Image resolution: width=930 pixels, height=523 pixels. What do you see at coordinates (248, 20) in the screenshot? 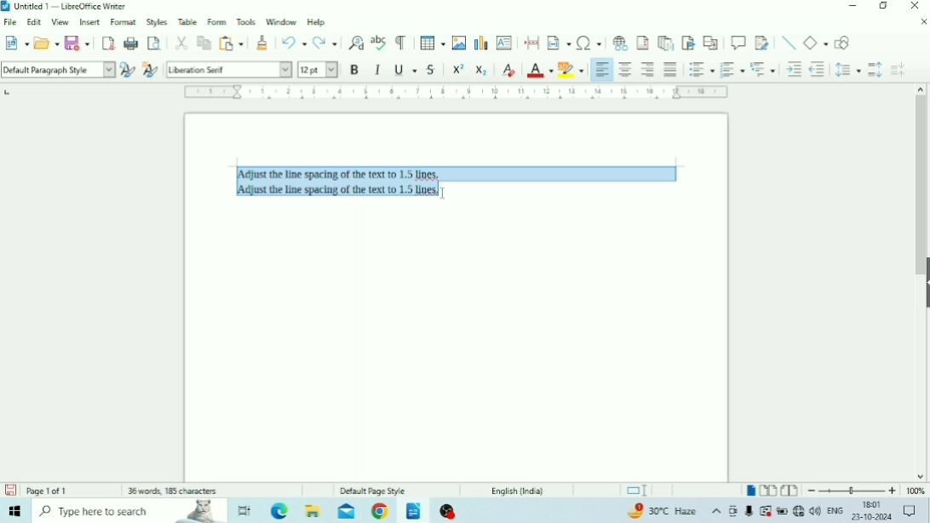
I see `Tools` at bounding box center [248, 20].